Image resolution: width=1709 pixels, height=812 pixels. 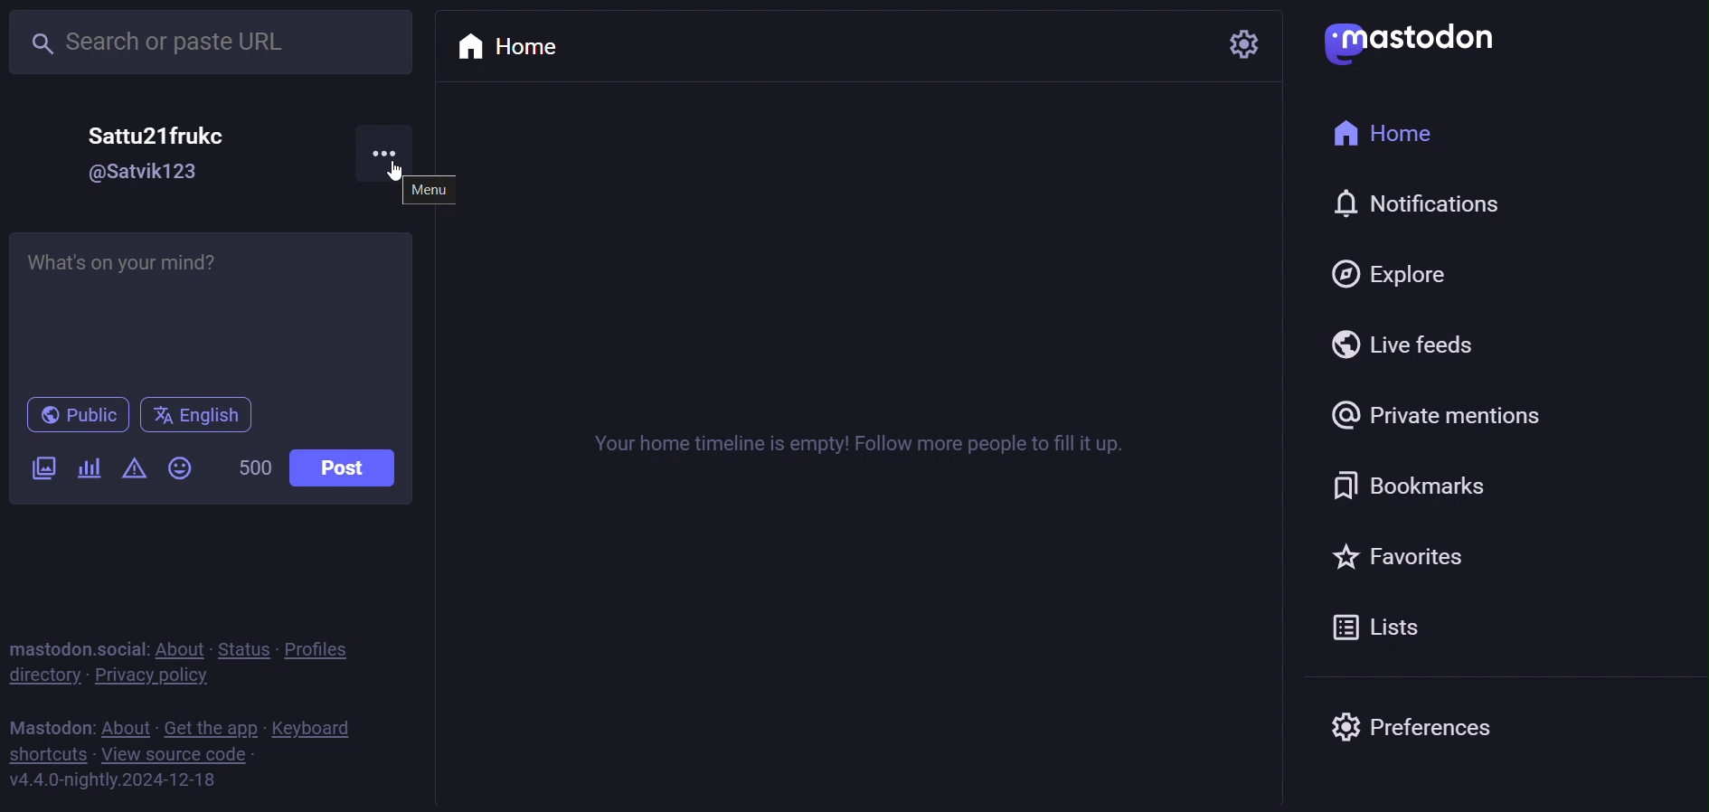 What do you see at coordinates (1417, 277) in the screenshot?
I see `explore` at bounding box center [1417, 277].